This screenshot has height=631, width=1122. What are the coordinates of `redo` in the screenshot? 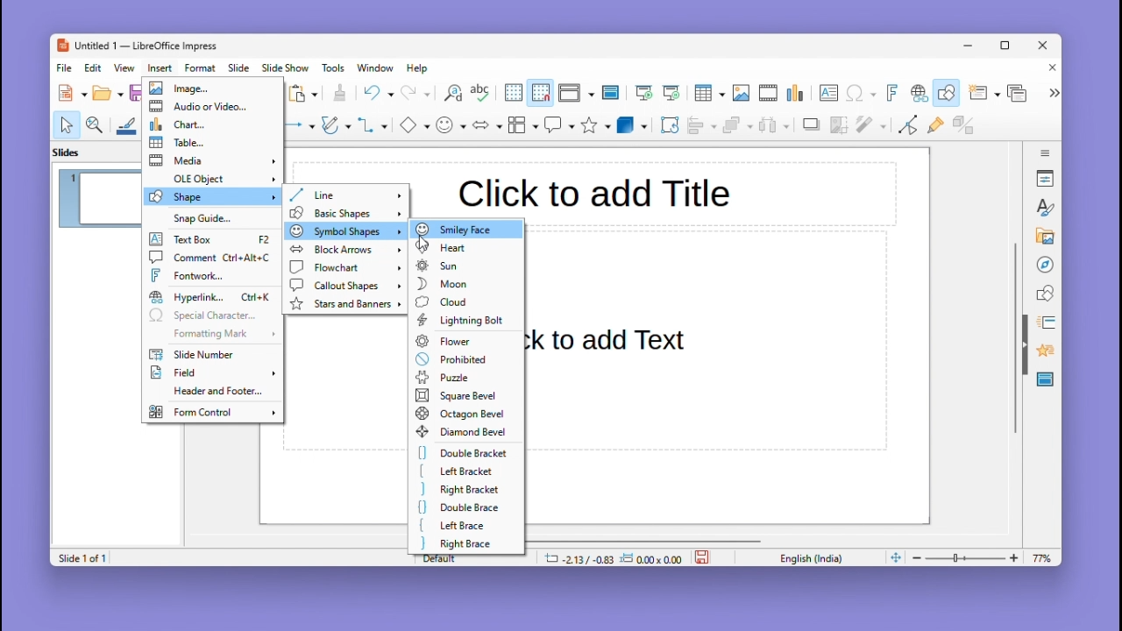 It's located at (416, 94).